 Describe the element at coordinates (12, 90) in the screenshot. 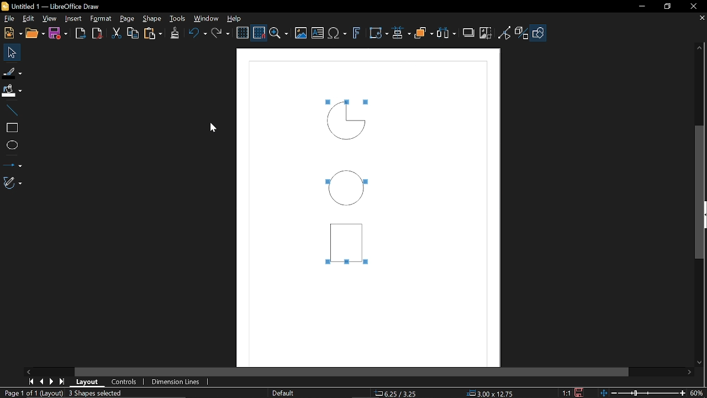

I see `Fill color` at that location.